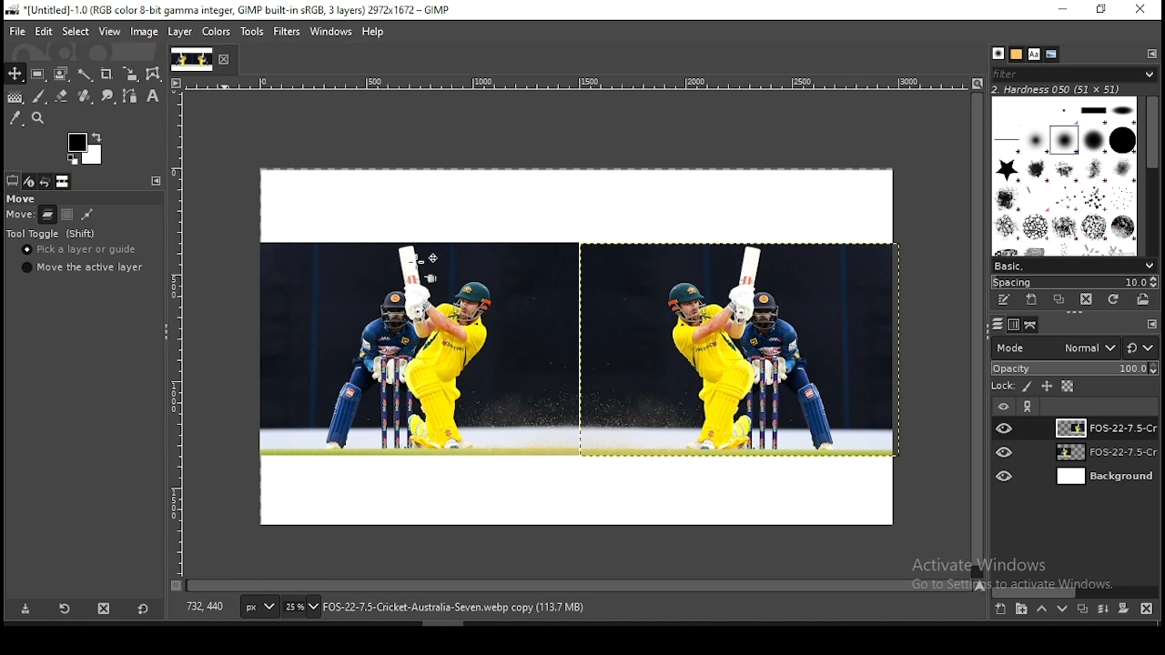 Image resolution: width=1165 pixels, height=655 pixels. What do you see at coordinates (1066, 175) in the screenshot?
I see `Designs` at bounding box center [1066, 175].